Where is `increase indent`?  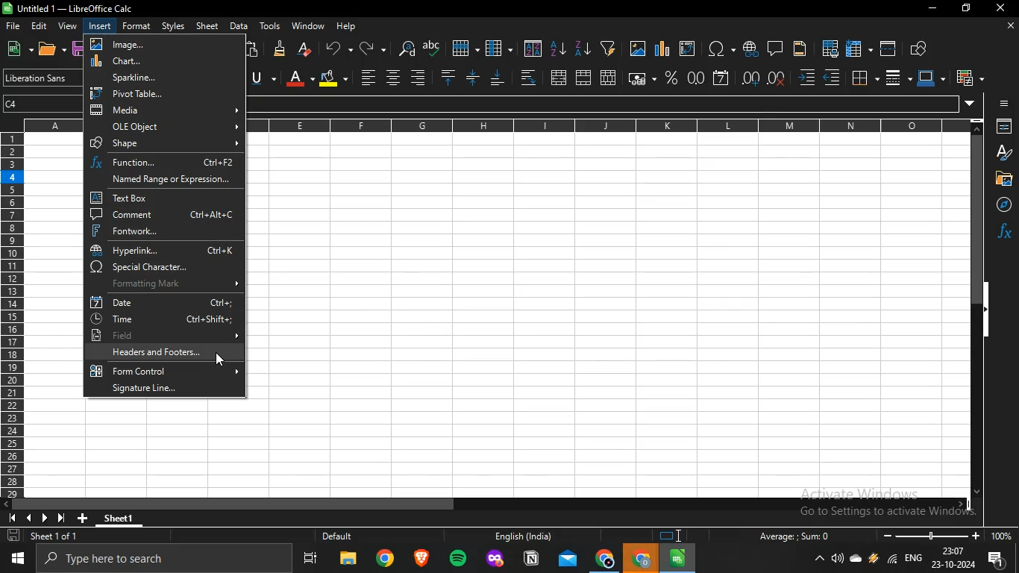
increase indent is located at coordinates (807, 78).